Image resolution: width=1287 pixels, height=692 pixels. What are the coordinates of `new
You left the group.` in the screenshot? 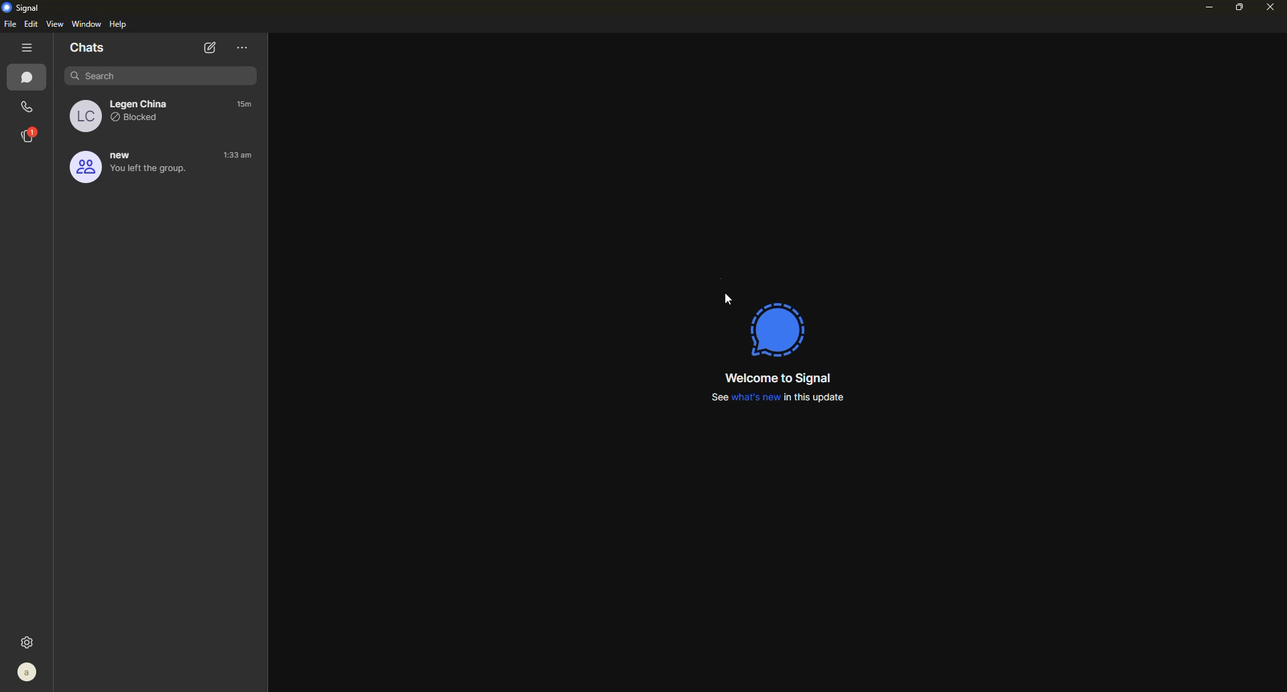 It's located at (123, 168).